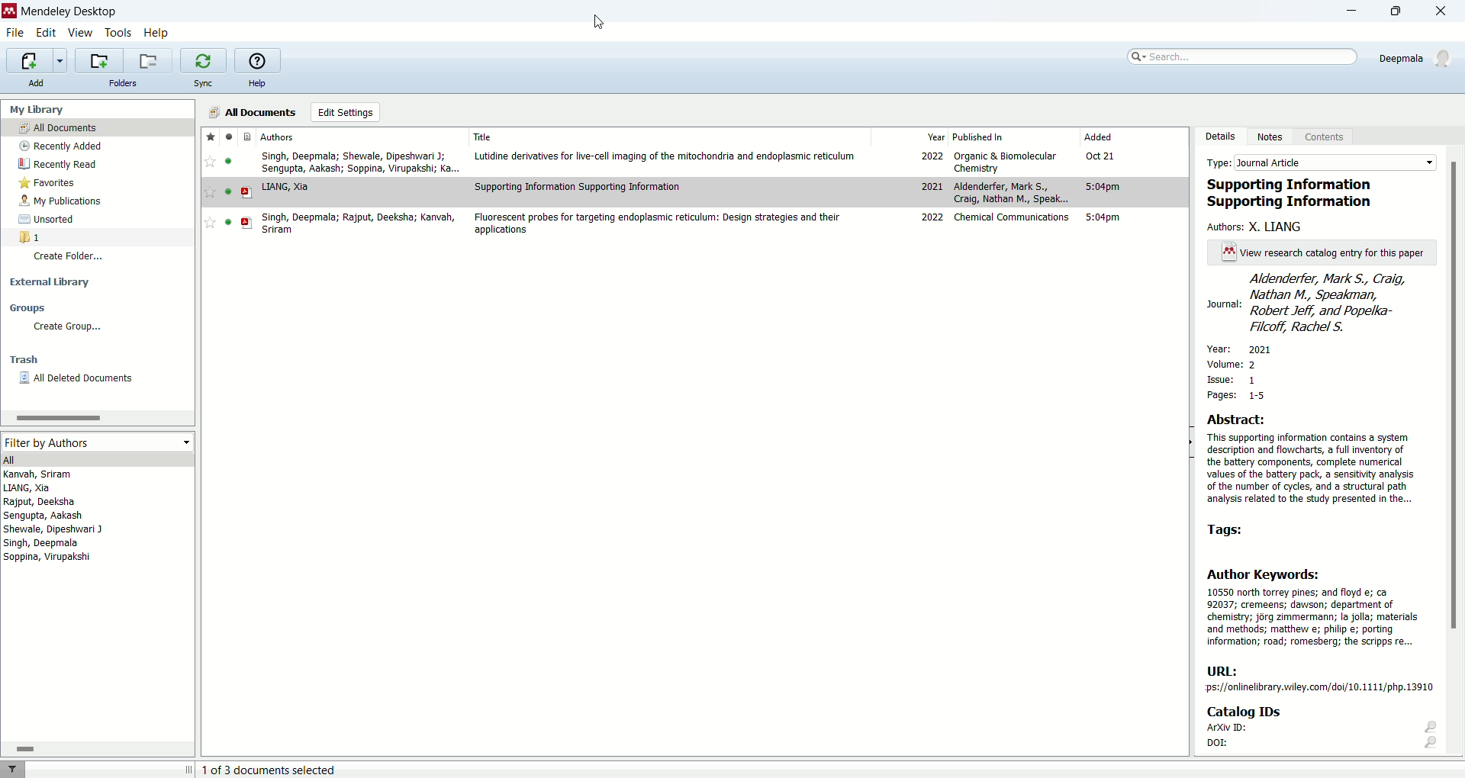 The width and height of the screenshot is (1465, 778). I want to click on horizontal scroll bar, so click(96, 417).